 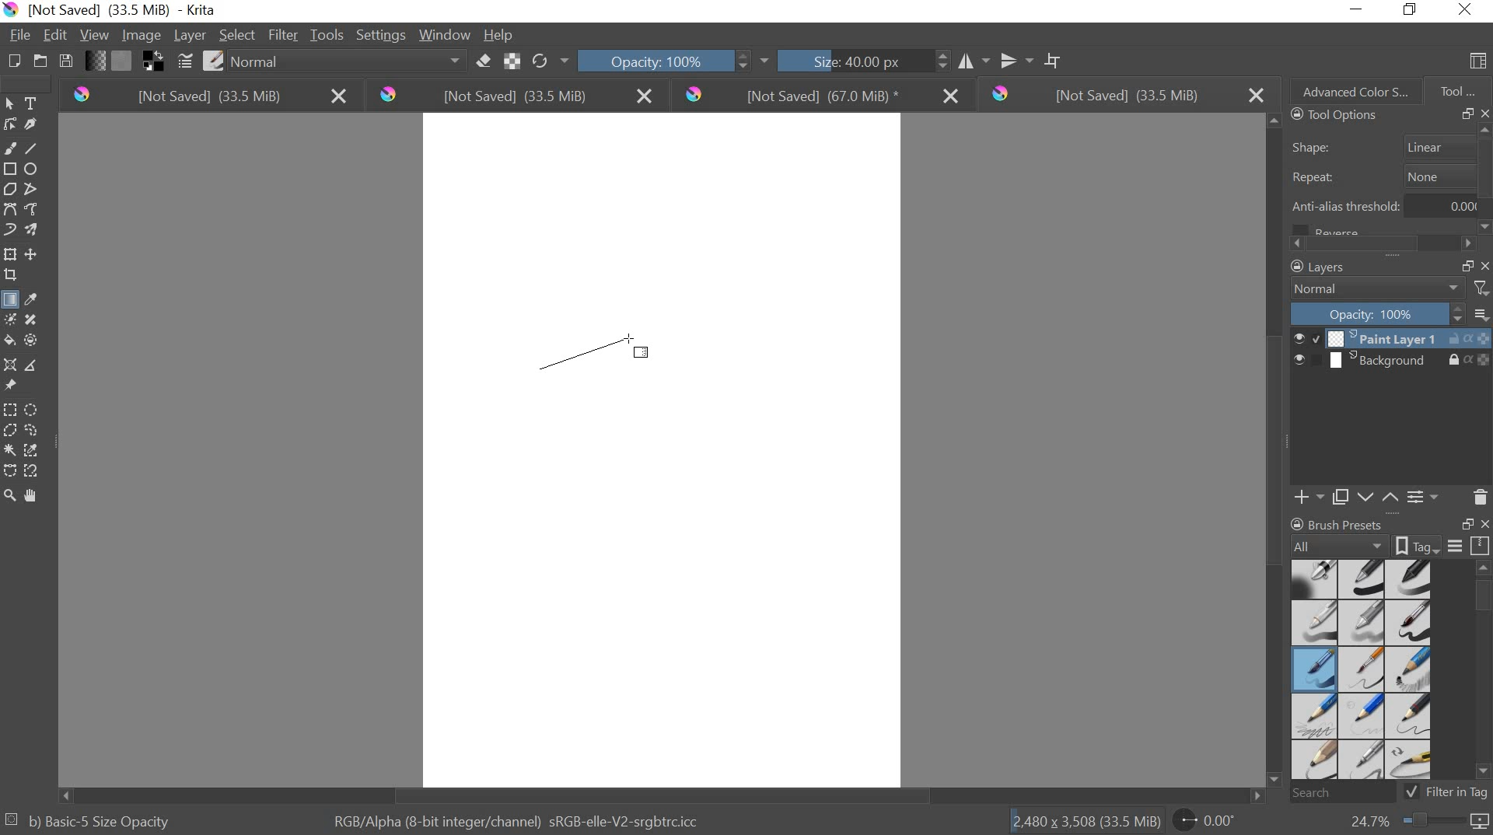 What do you see at coordinates (1468, 525) in the screenshot?
I see `RESTORE DOWN` at bounding box center [1468, 525].